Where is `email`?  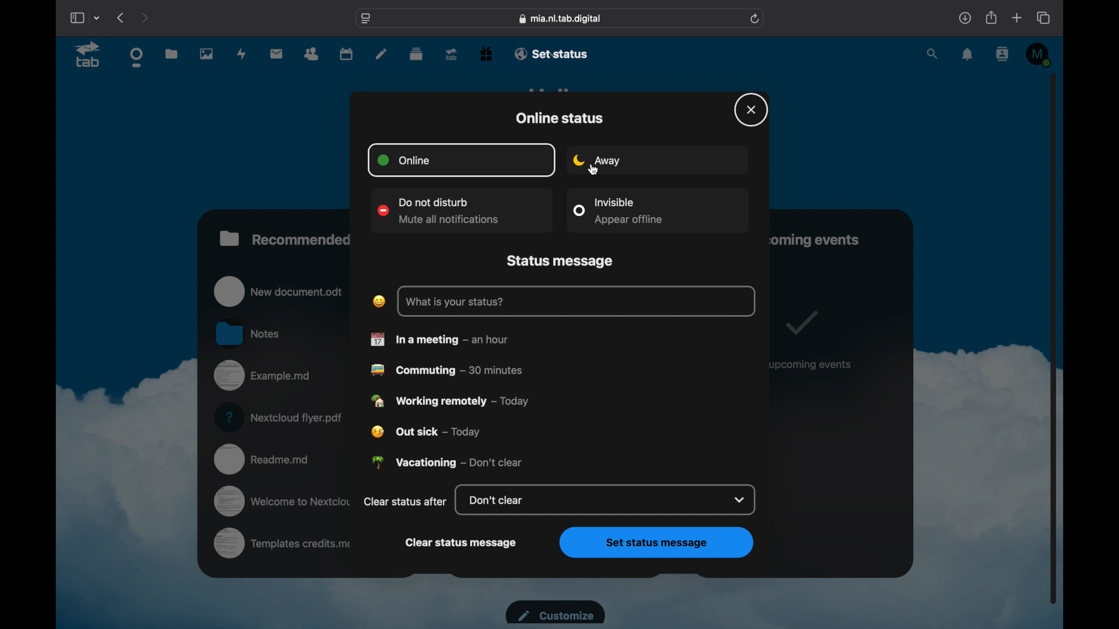 email is located at coordinates (522, 54).